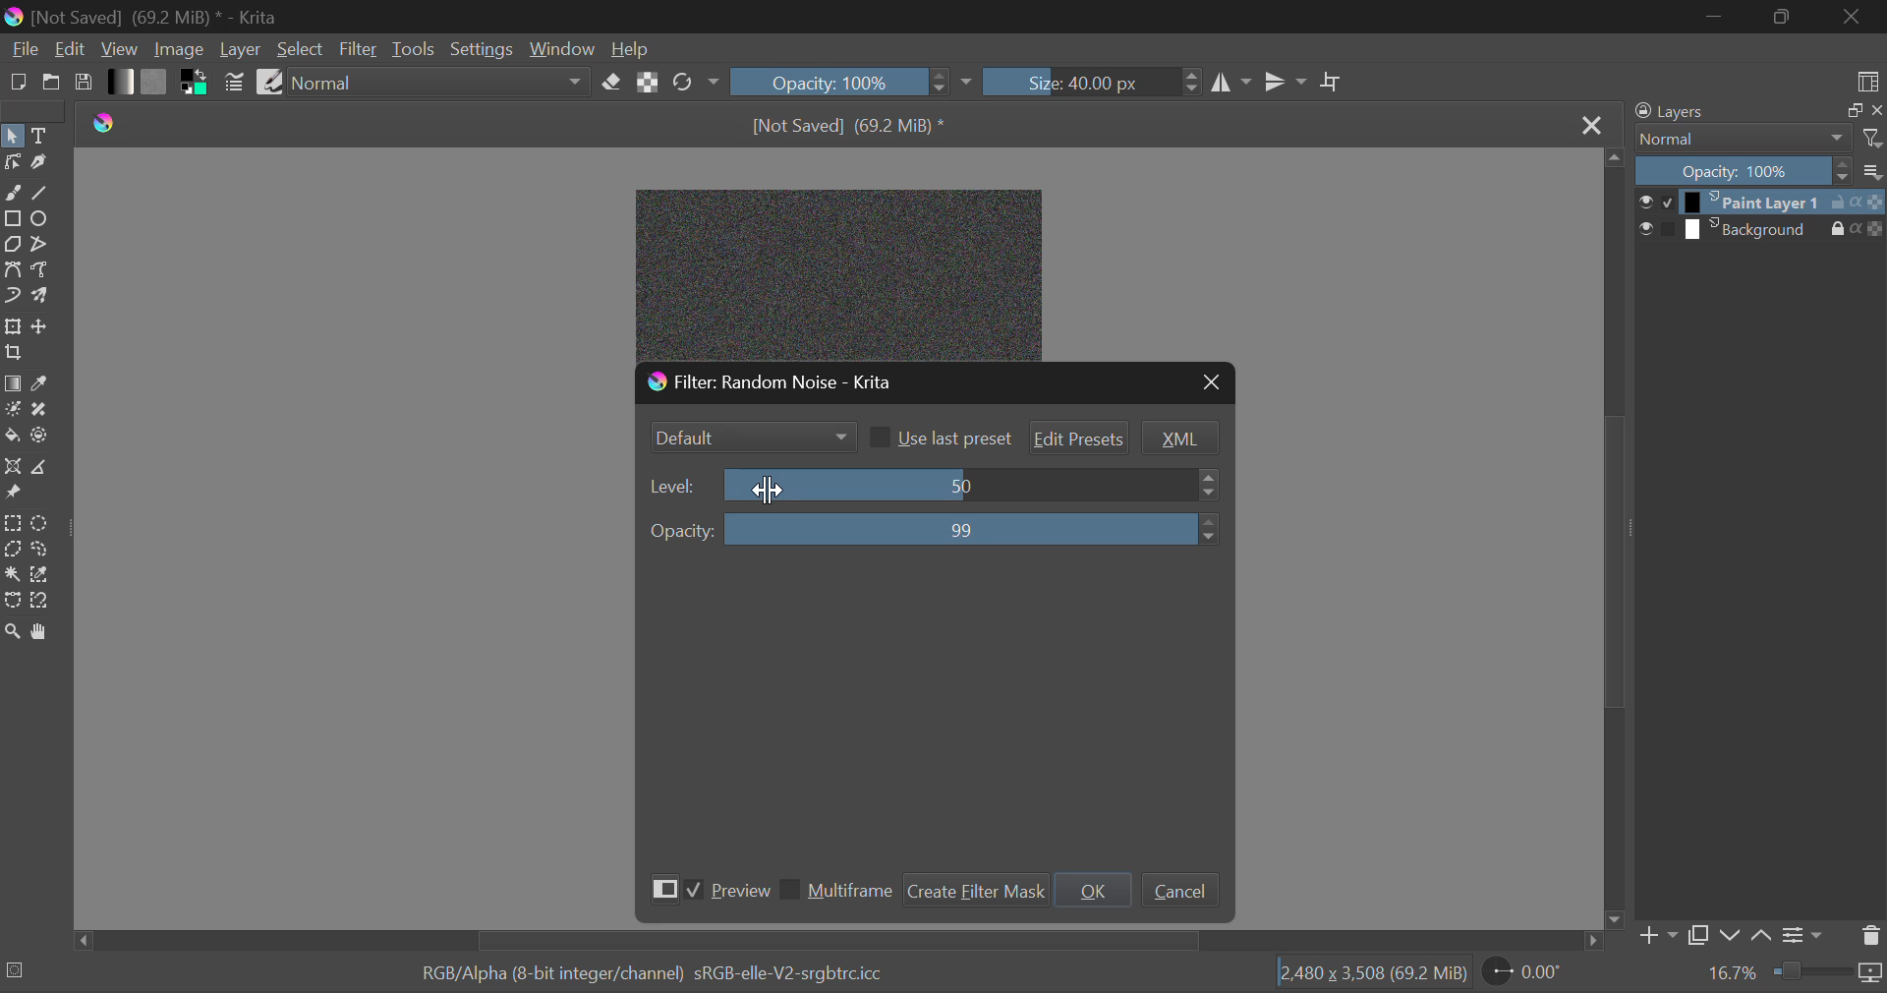  Describe the element at coordinates (119, 82) in the screenshot. I see `Gradients` at that location.